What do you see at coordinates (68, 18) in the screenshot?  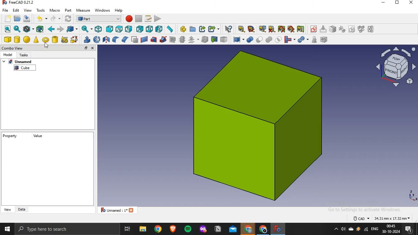 I see `refresh` at bounding box center [68, 18].